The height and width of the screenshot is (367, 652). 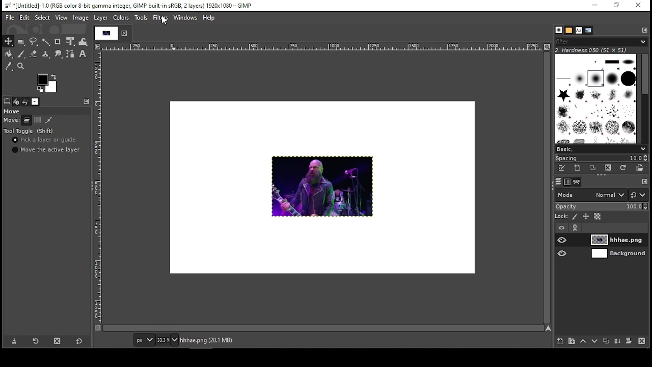 What do you see at coordinates (606, 343) in the screenshot?
I see `duplicate layer` at bounding box center [606, 343].